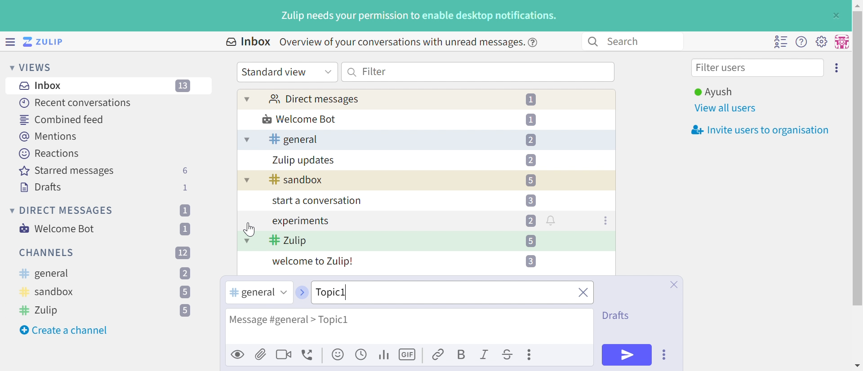 The height and width of the screenshot is (371, 863). What do you see at coordinates (309, 355) in the screenshot?
I see `Add voice call` at bounding box center [309, 355].